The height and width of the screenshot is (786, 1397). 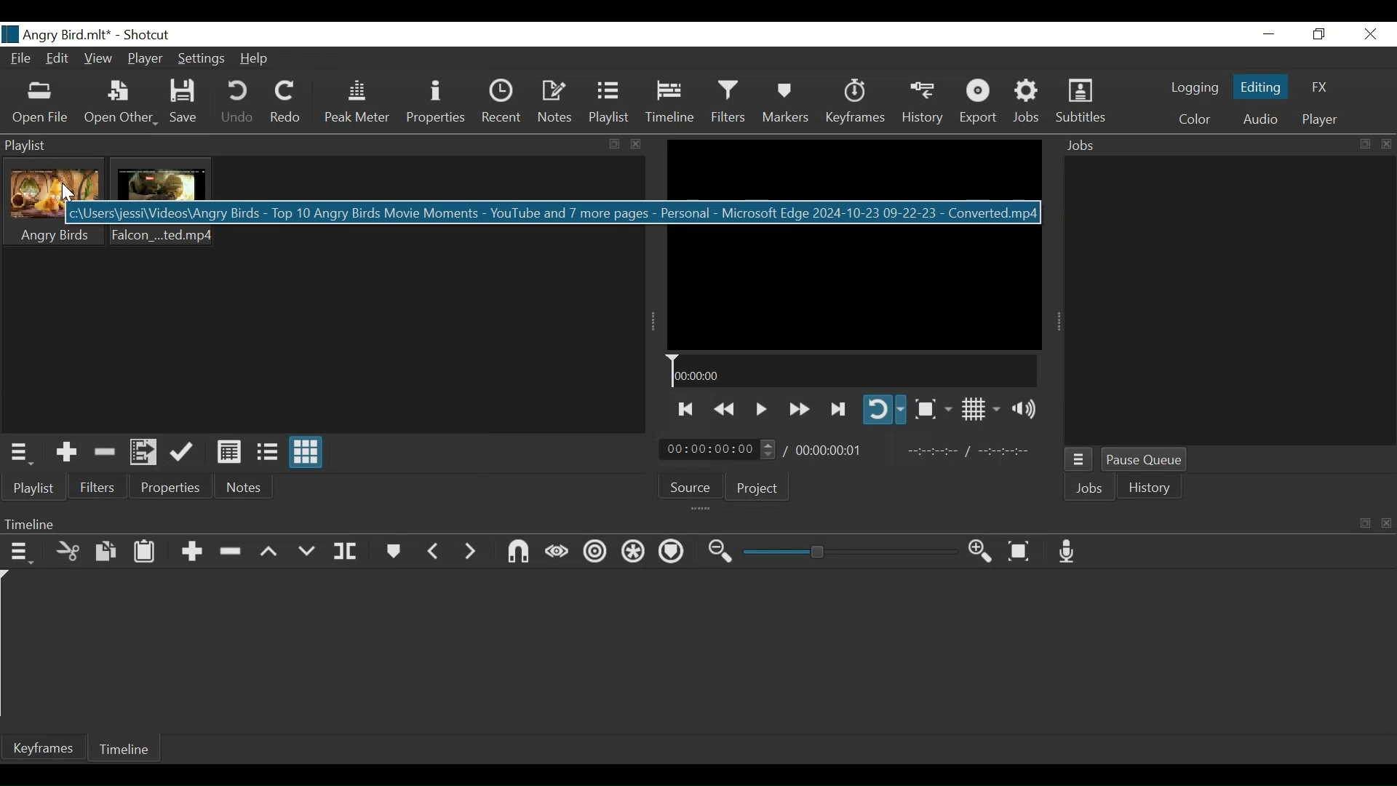 What do you see at coordinates (307, 453) in the screenshot?
I see `View as icons` at bounding box center [307, 453].